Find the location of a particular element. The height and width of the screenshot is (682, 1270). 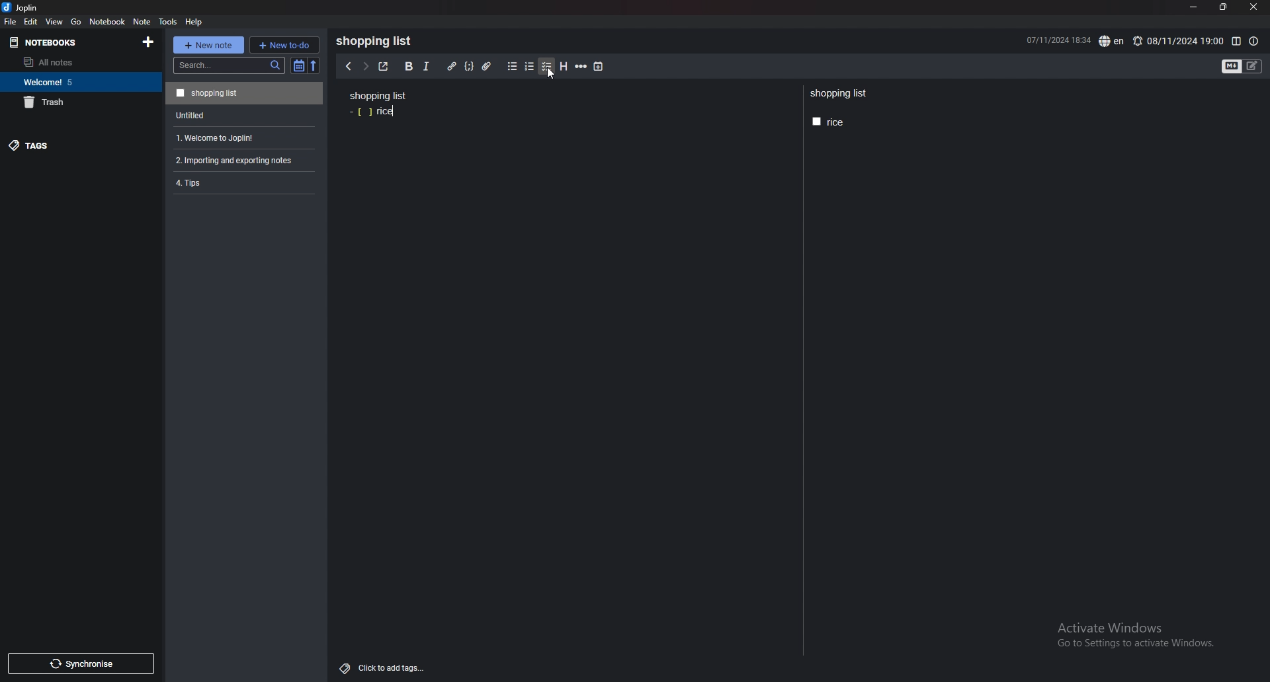

minimize is located at coordinates (1194, 7).